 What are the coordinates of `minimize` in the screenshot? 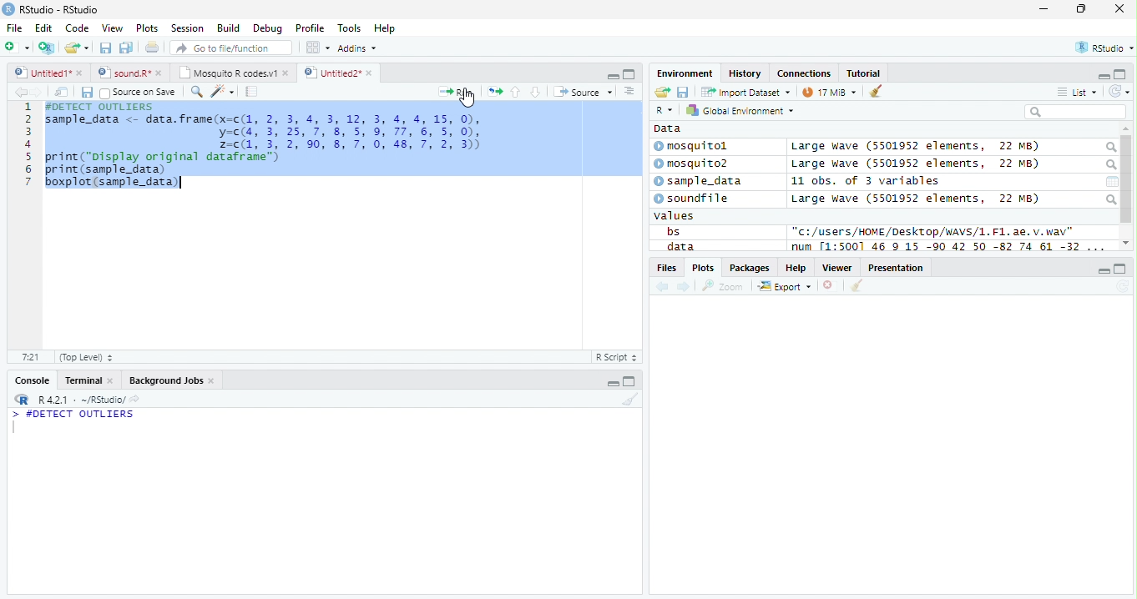 It's located at (1045, 8).